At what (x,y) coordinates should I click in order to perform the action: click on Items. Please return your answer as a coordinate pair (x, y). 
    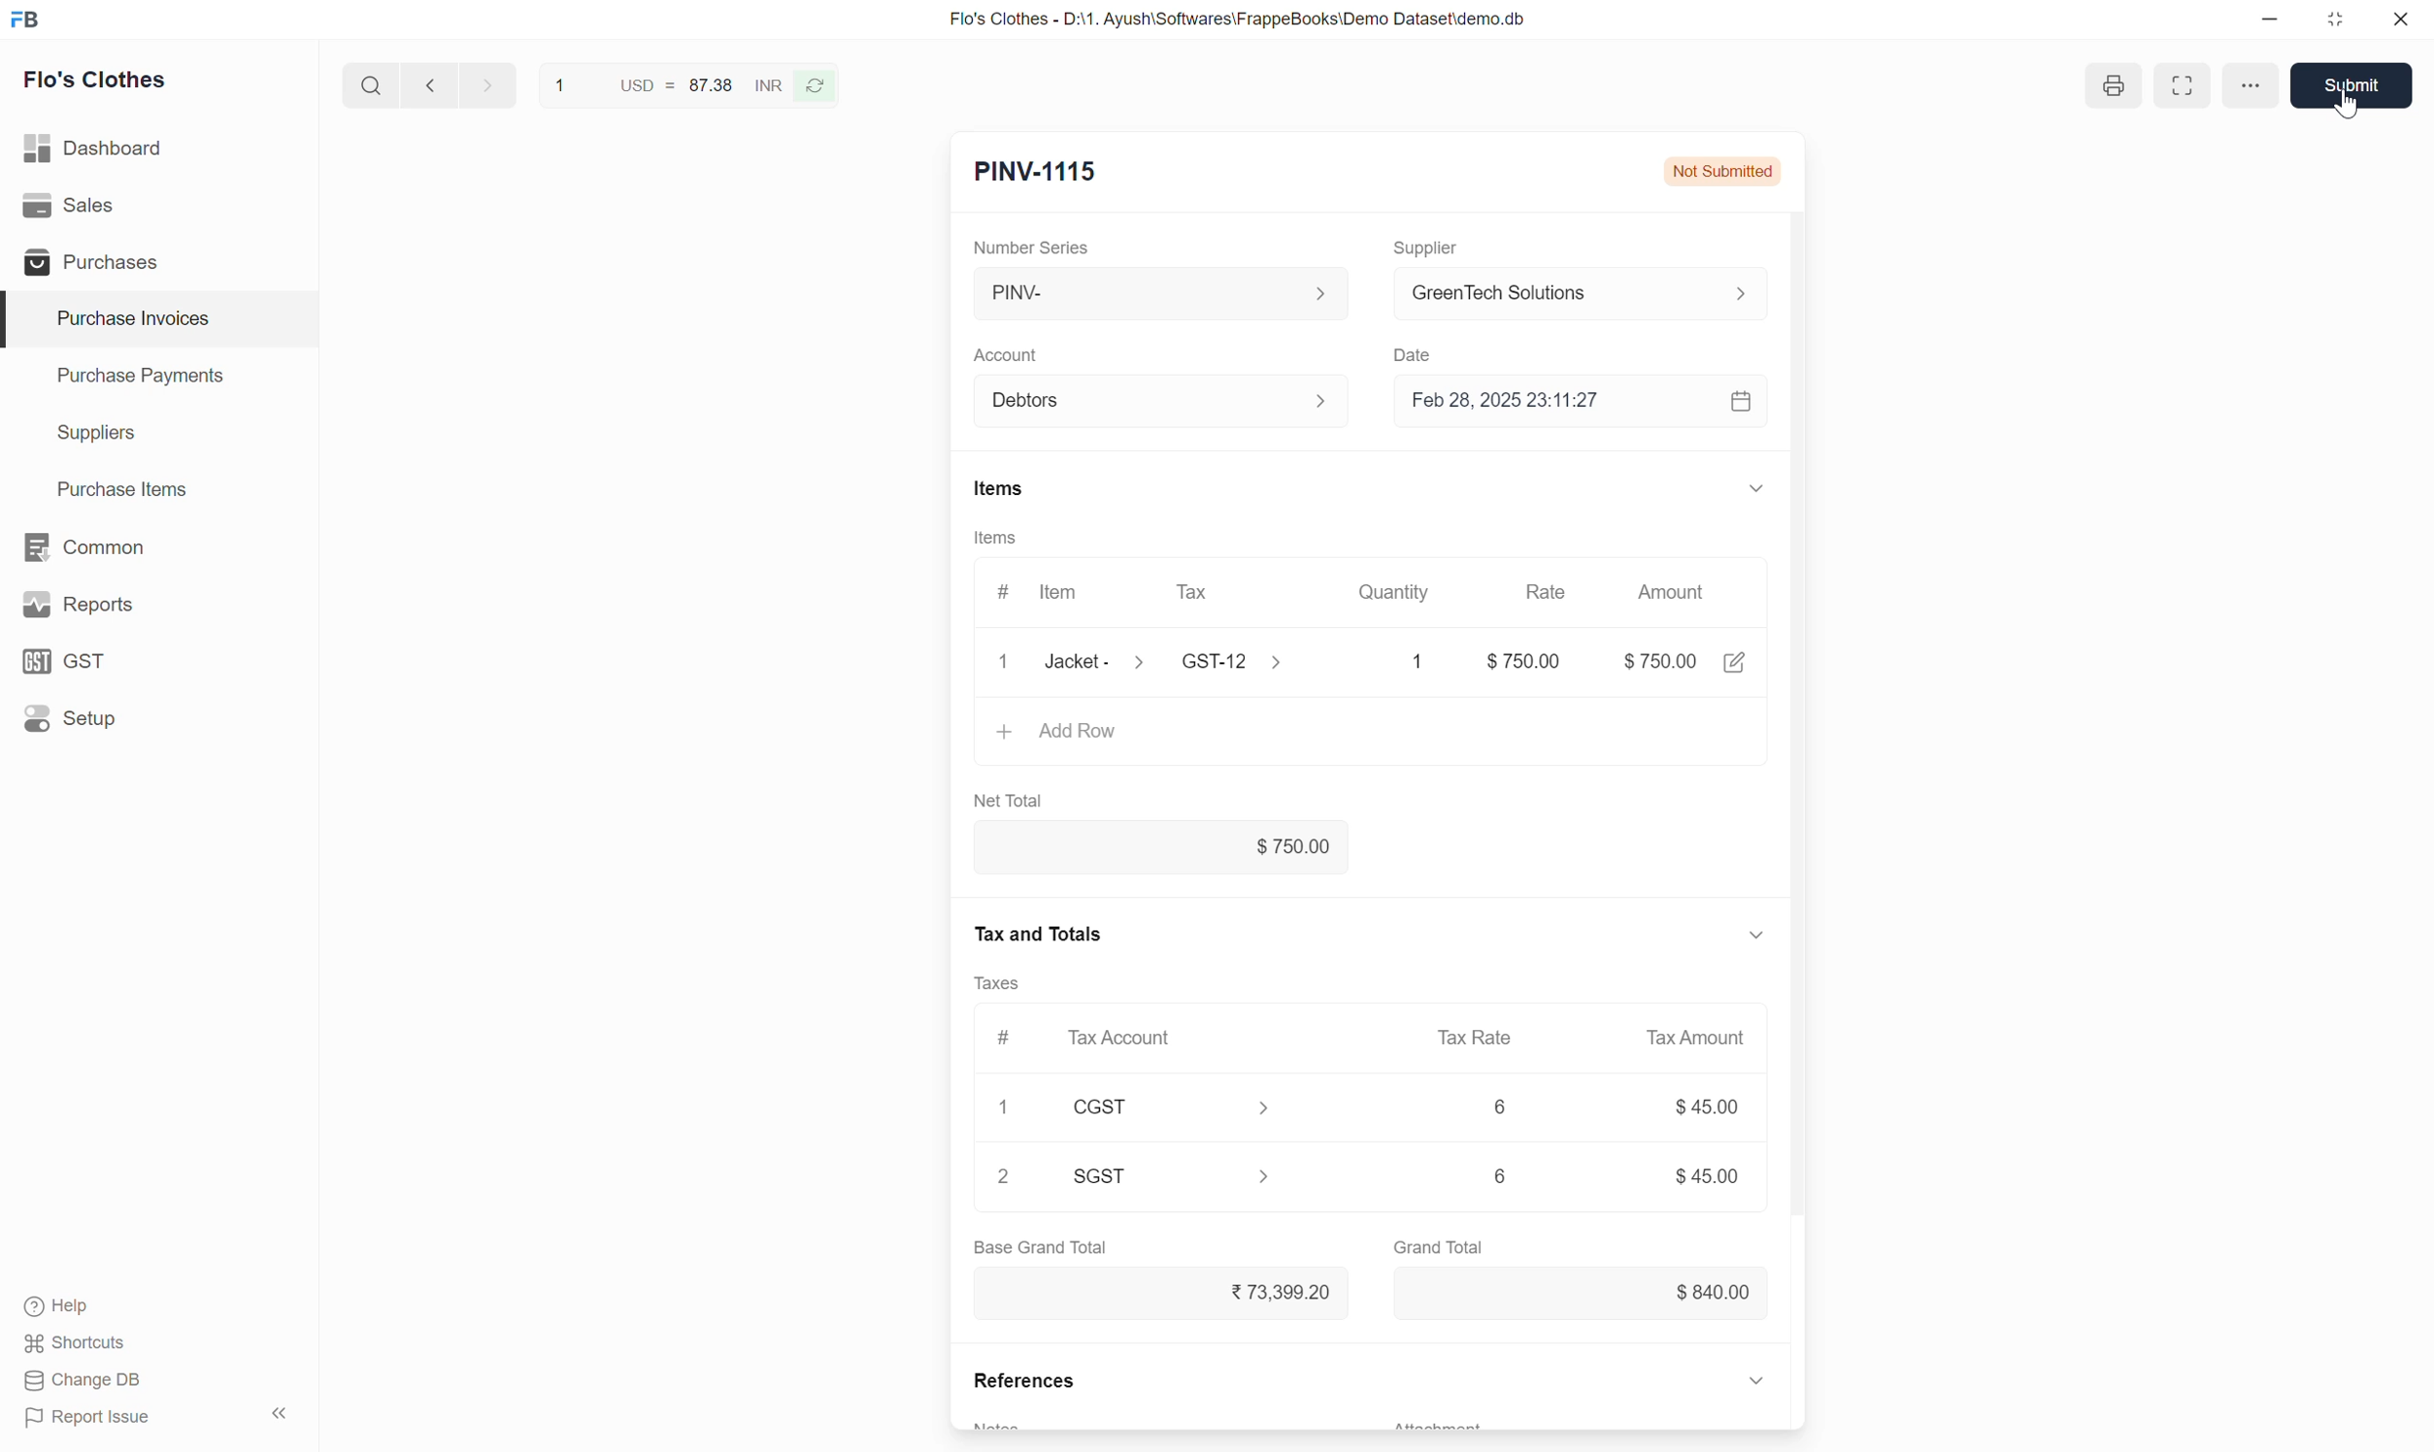
    Looking at the image, I should click on (996, 537).